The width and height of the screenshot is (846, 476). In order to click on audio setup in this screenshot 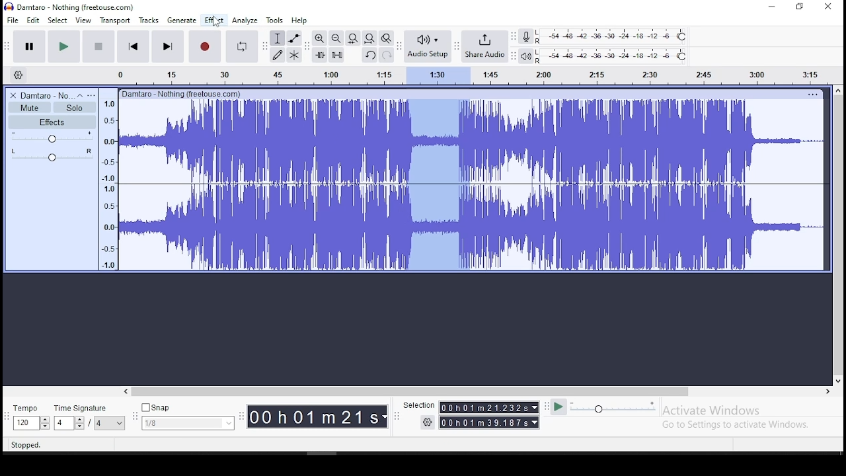, I will do `click(427, 45)`.